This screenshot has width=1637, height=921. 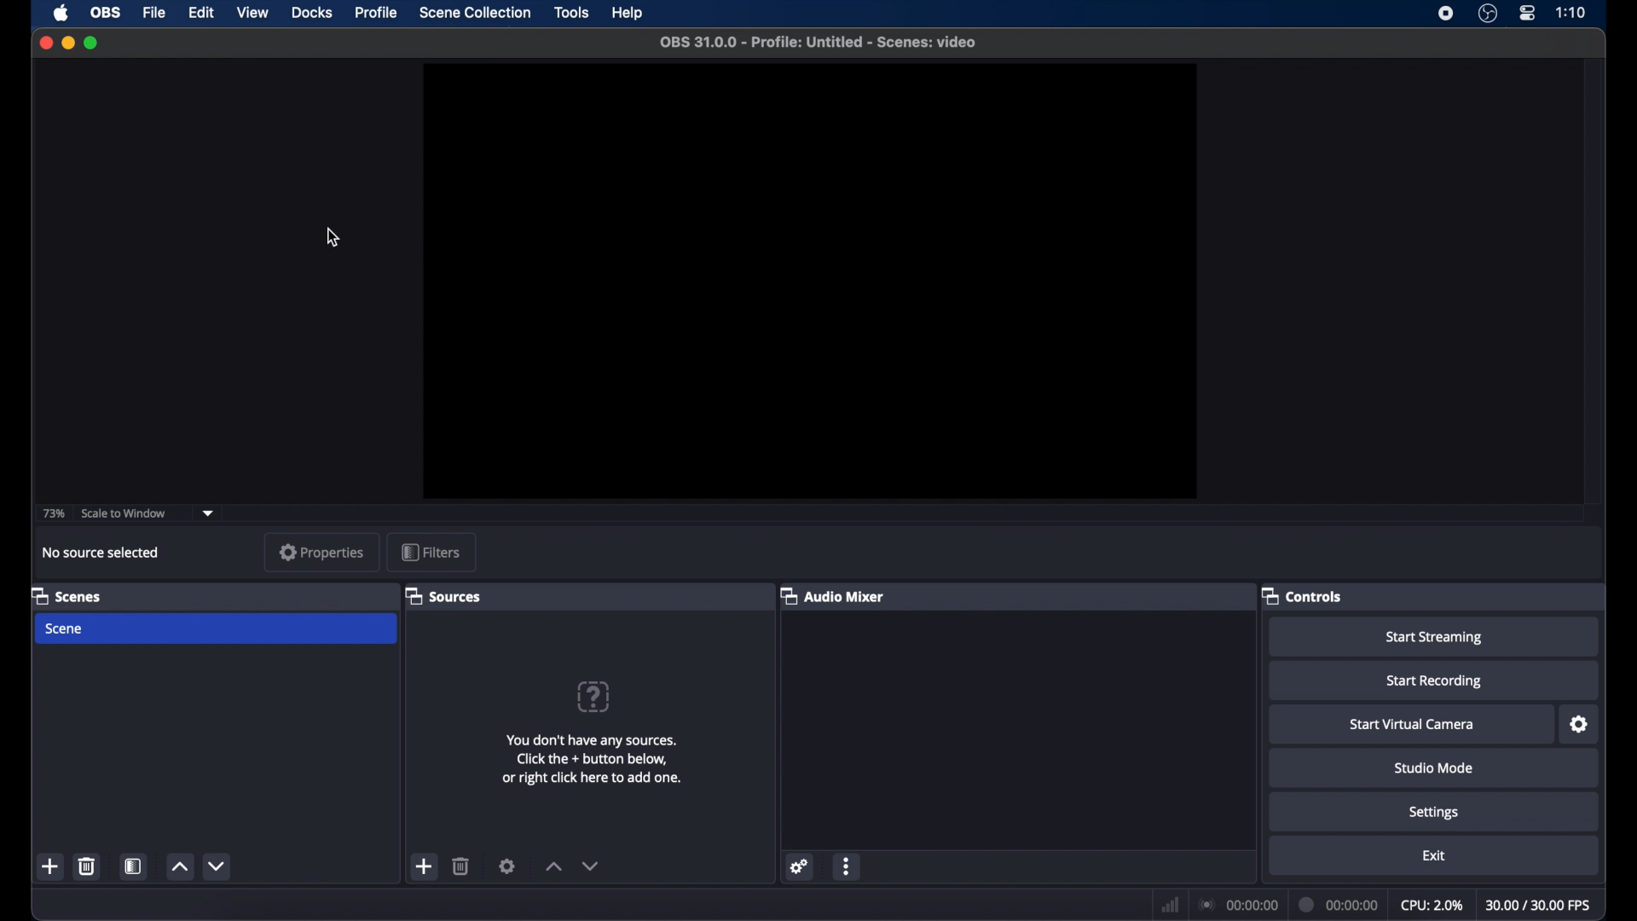 I want to click on filters, so click(x=433, y=552).